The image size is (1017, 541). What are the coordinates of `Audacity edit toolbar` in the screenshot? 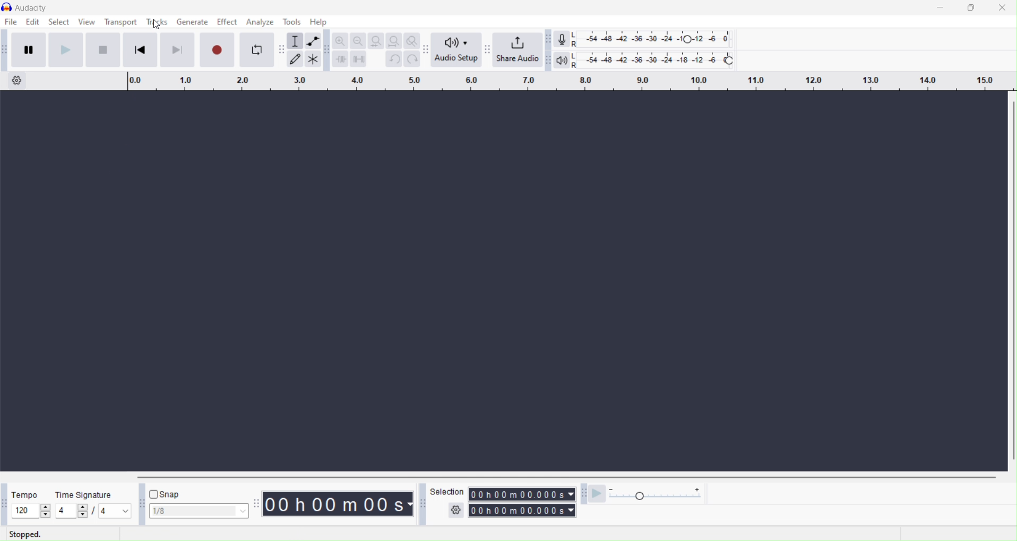 It's located at (326, 48).